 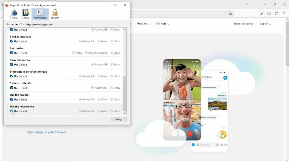 I want to click on Minimize, so click(x=106, y=4).